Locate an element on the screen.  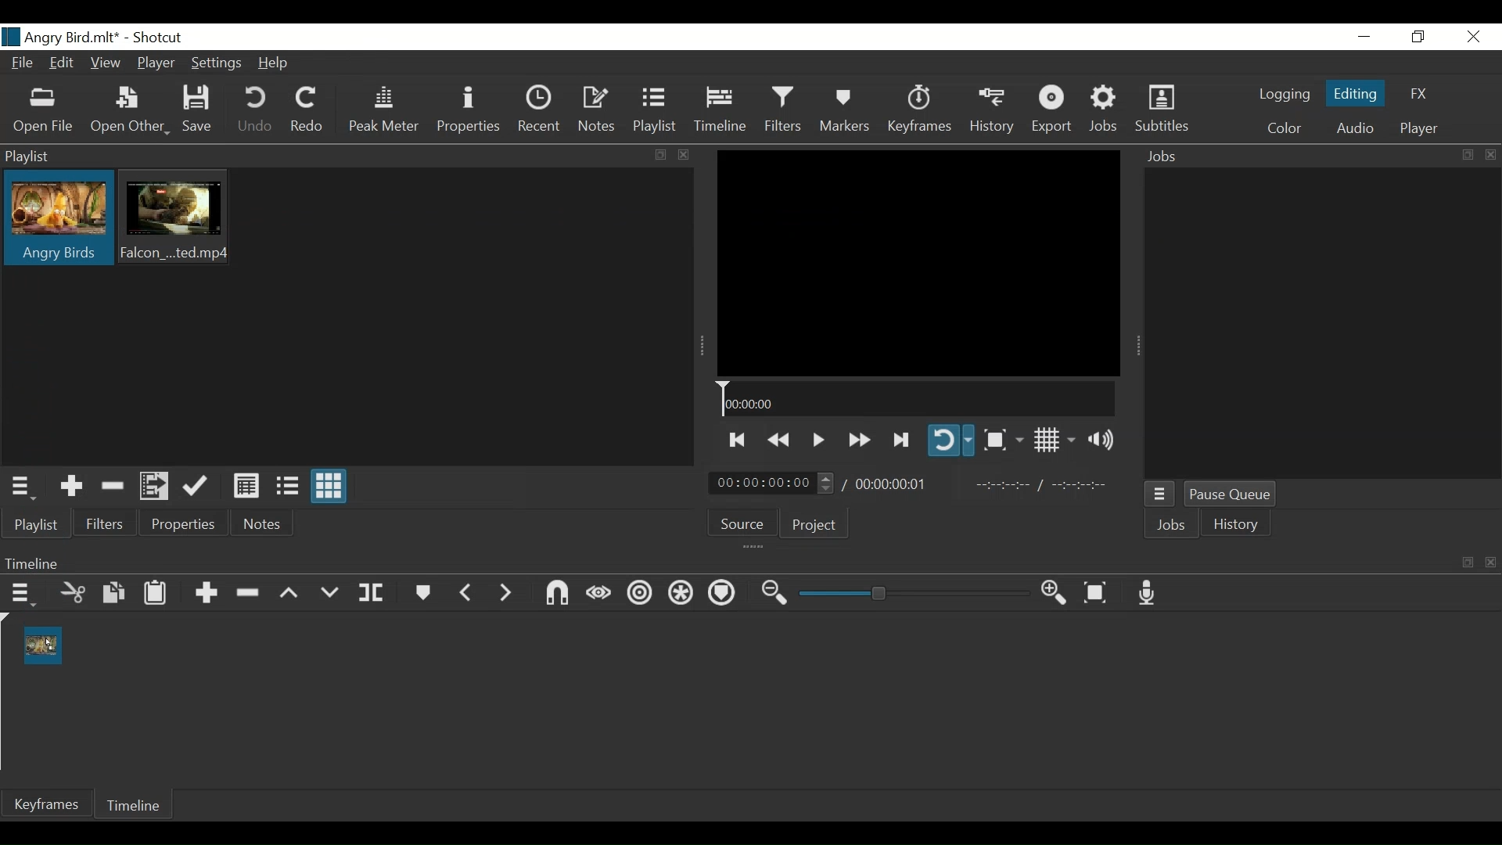
Jobs is located at coordinates (1105, 111).